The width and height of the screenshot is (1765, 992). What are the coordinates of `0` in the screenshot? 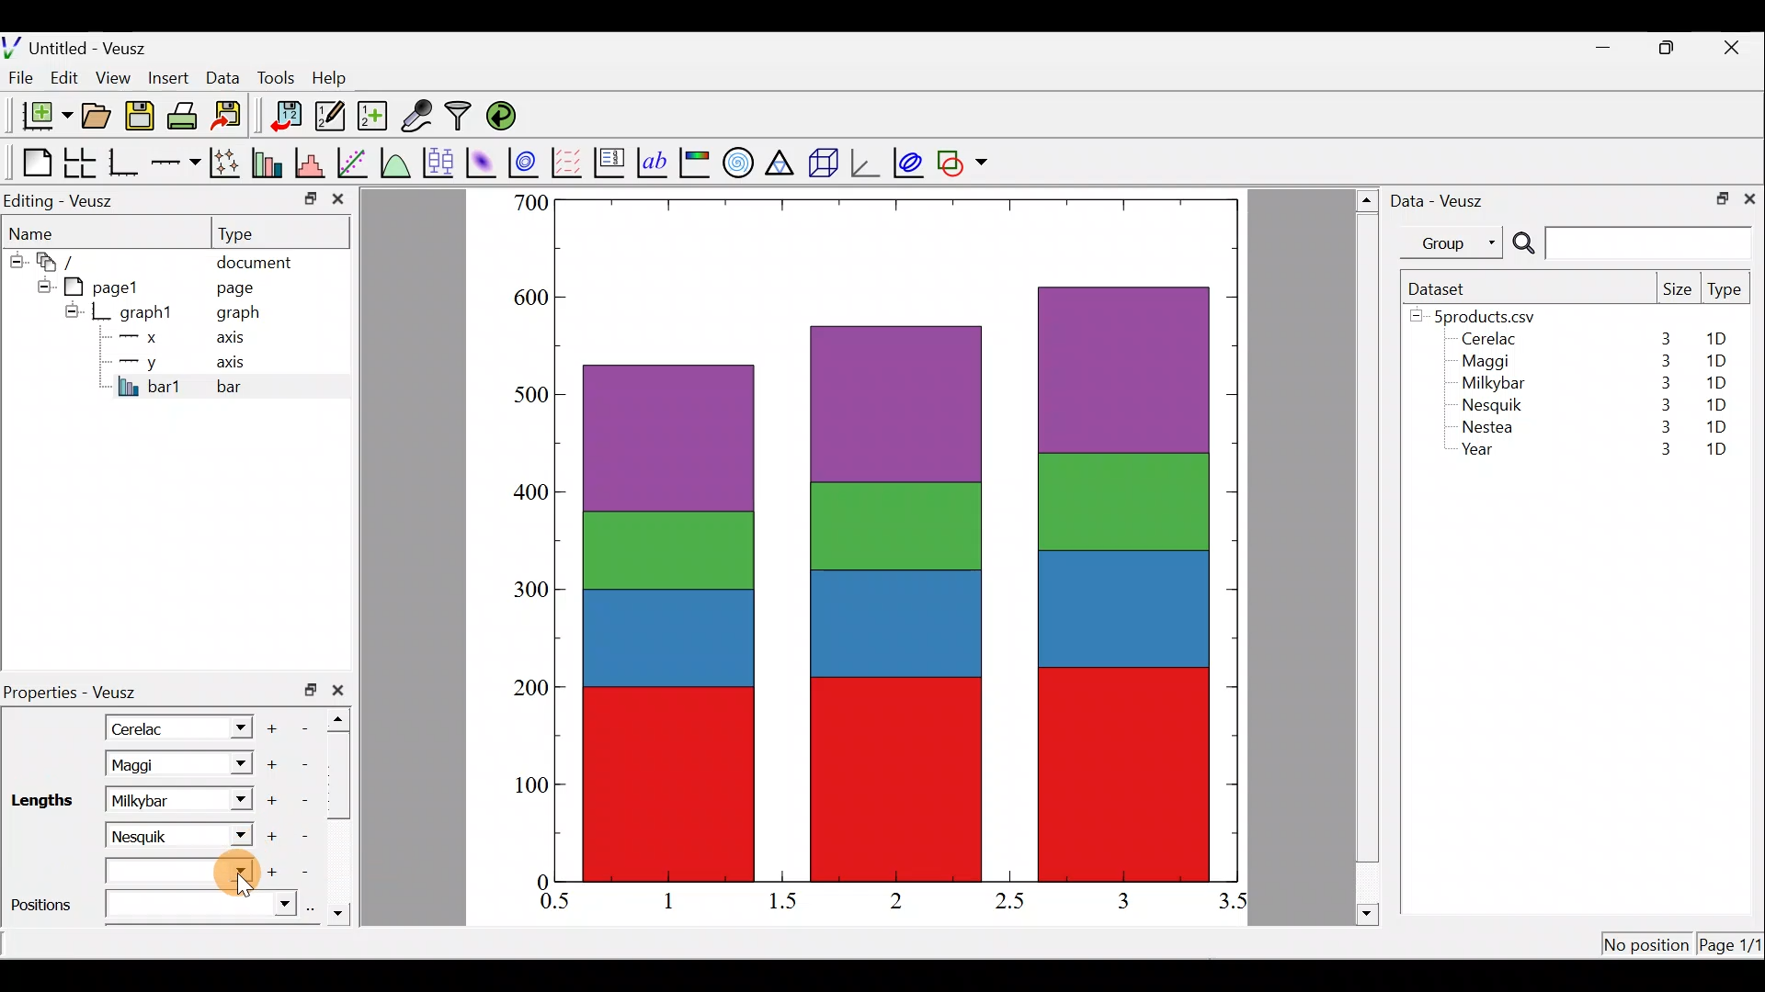 It's located at (540, 881).